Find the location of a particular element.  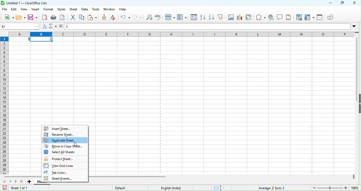

formula bar is located at coordinates (212, 26).